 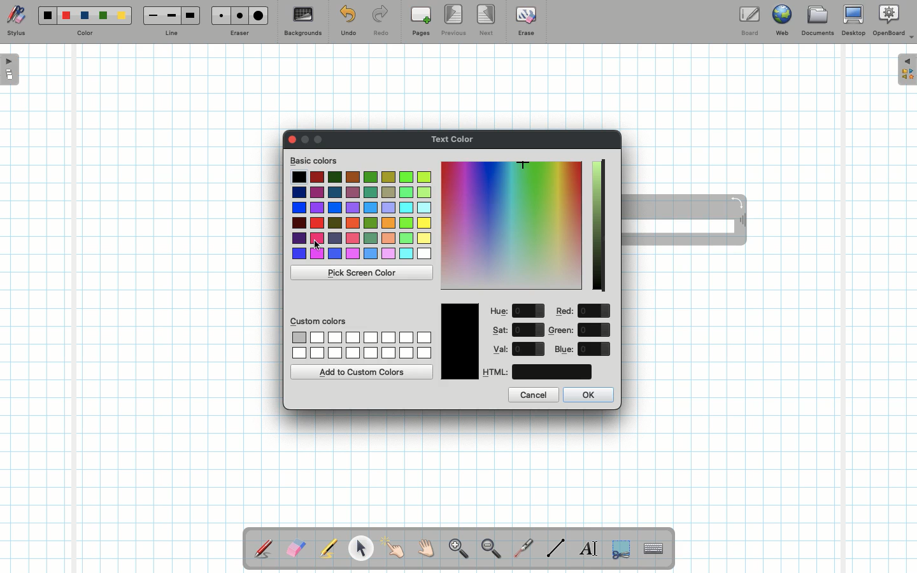 What do you see at coordinates (562, 330) in the screenshot?
I see `Green` at bounding box center [562, 330].